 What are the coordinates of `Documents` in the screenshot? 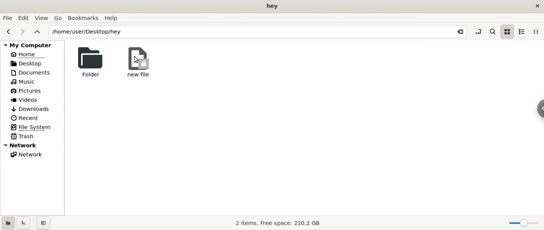 It's located at (33, 73).